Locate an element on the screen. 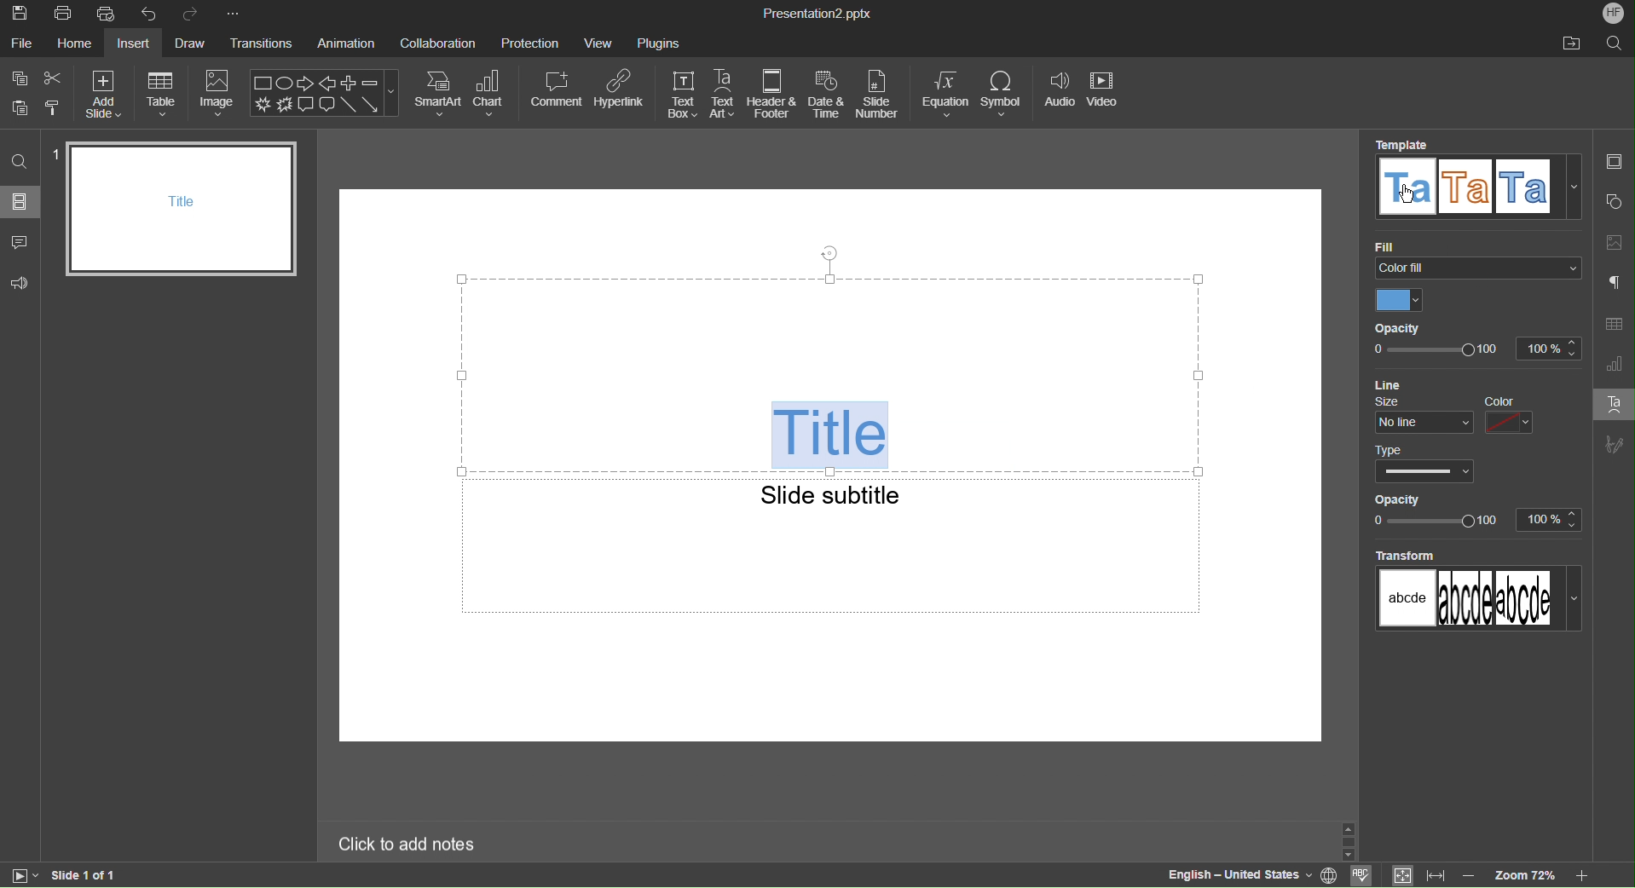 The width and height of the screenshot is (1635, 888). Undo is located at coordinates (149, 14).